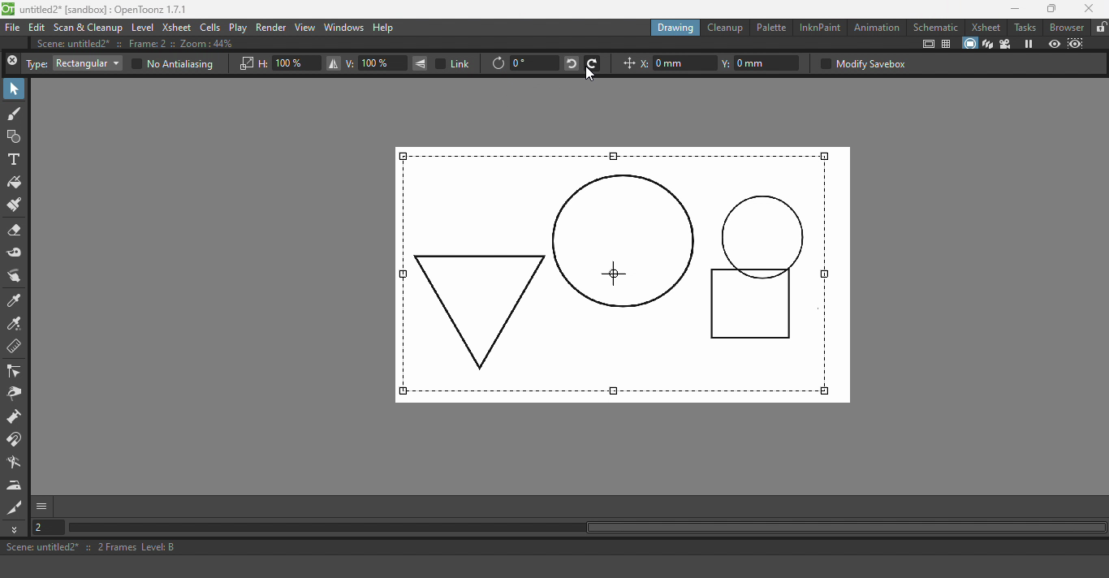  Describe the element at coordinates (15, 418) in the screenshot. I see `Pump tool` at that location.